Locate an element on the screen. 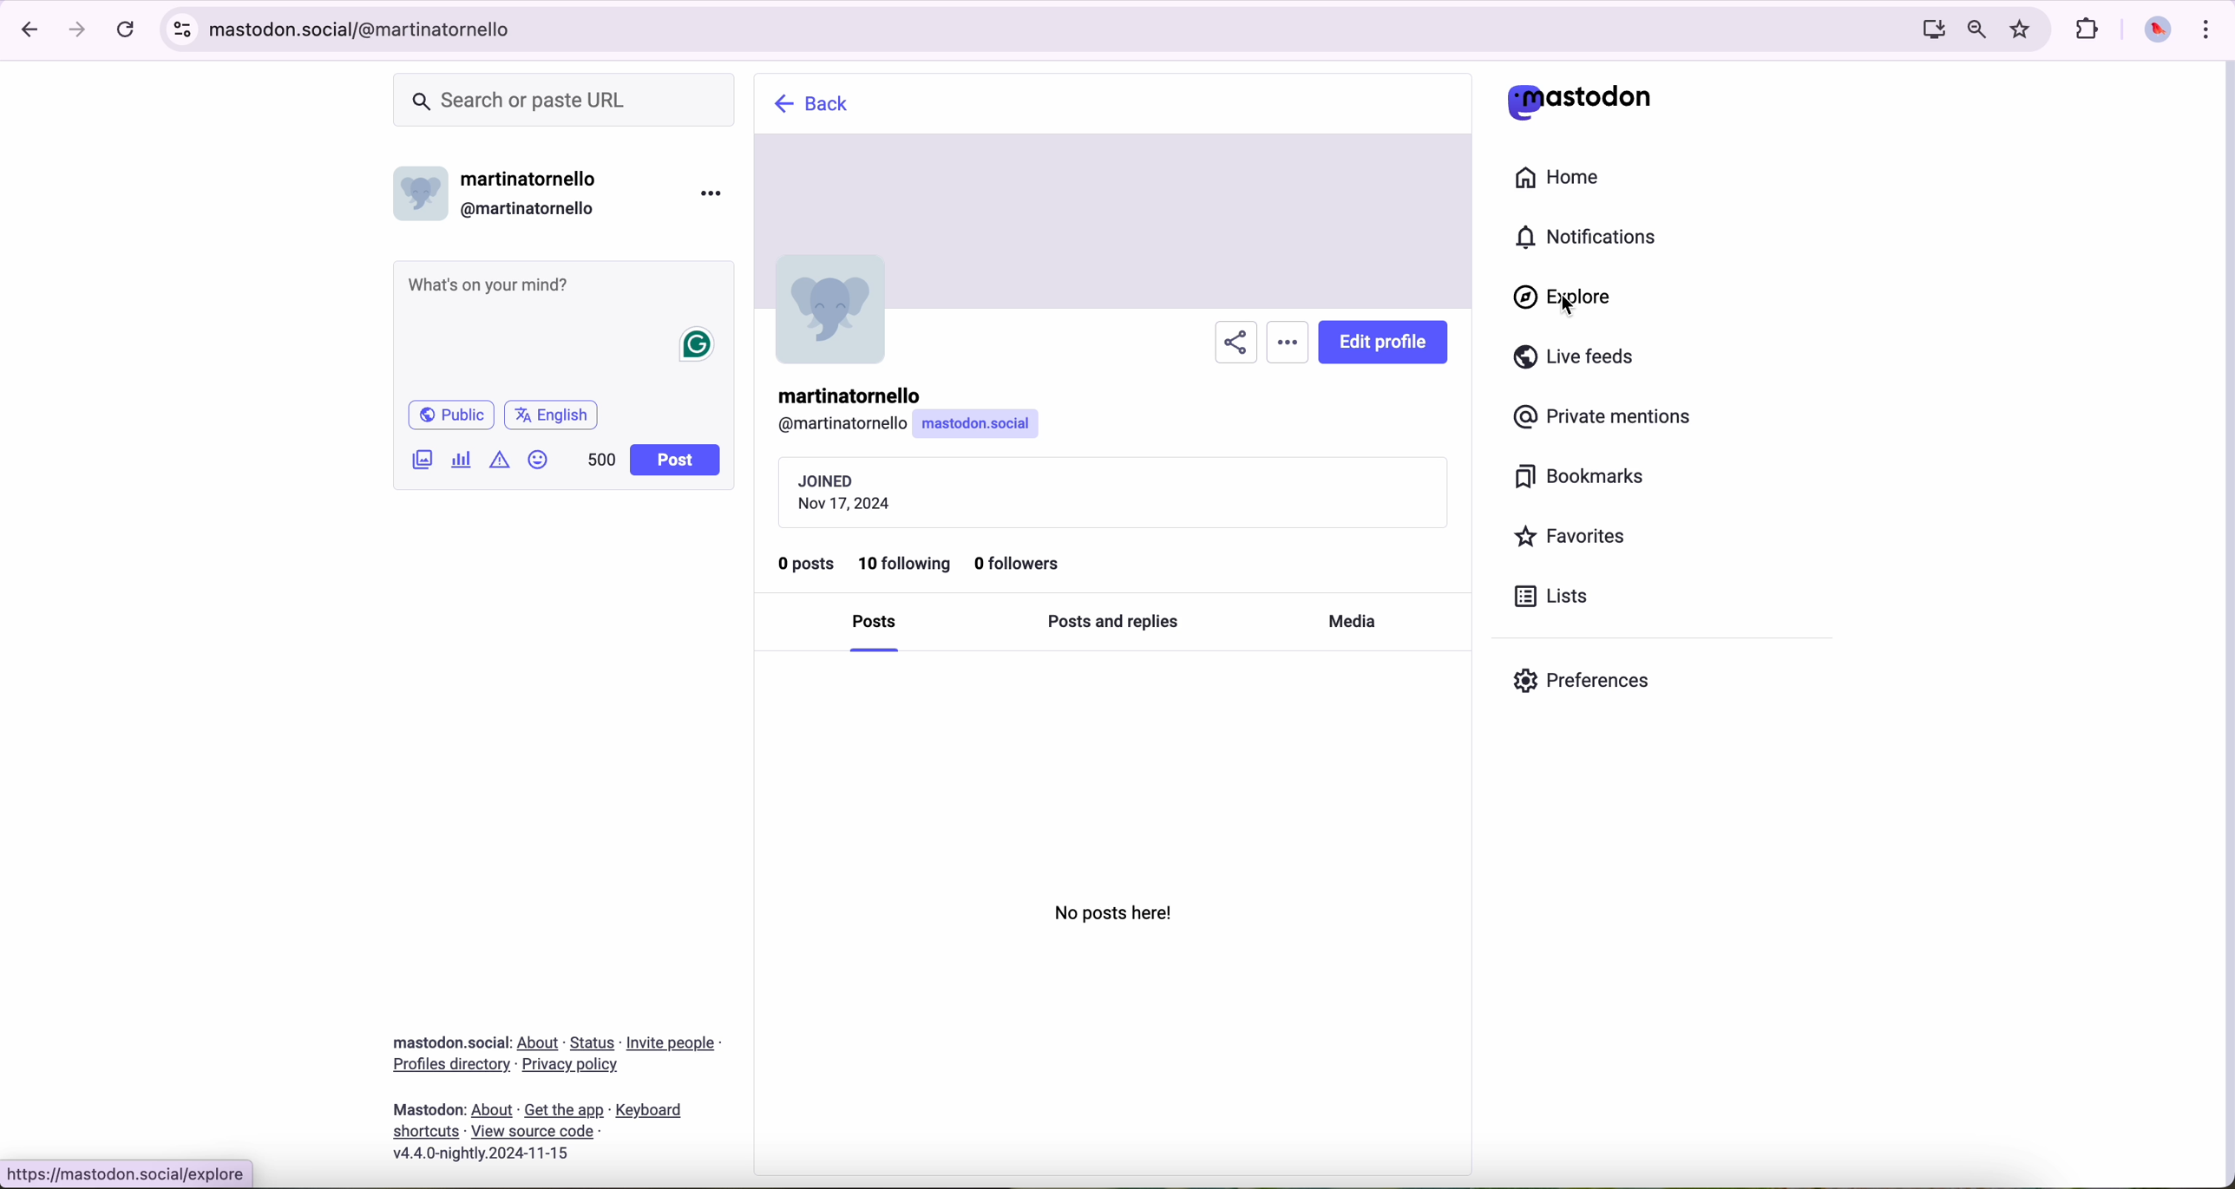 The image size is (2235, 1189). user id is located at coordinates (534, 209).